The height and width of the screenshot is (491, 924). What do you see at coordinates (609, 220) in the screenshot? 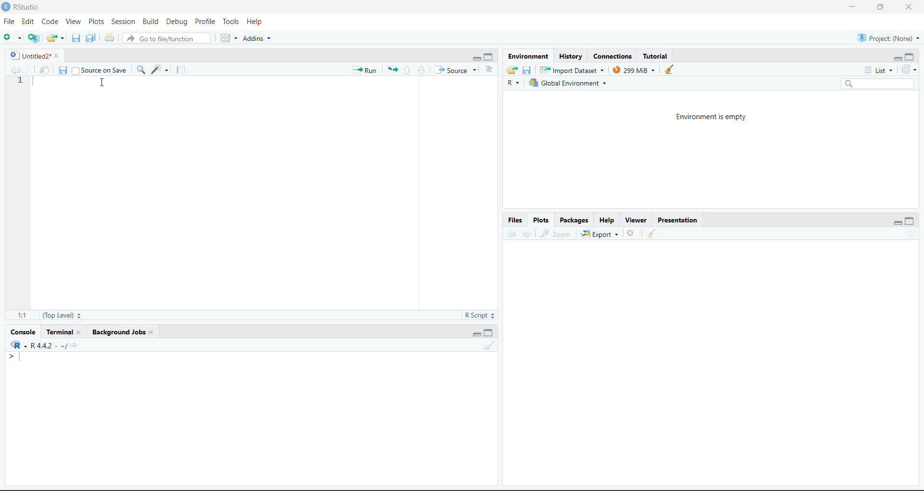
I see `Help` at bounding box center [609, 220].